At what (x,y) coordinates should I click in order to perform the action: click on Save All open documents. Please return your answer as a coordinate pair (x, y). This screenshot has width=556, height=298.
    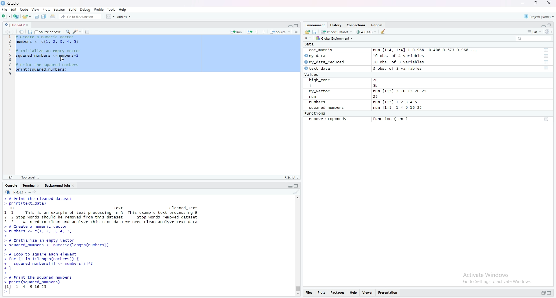
    Looking at the image, I should click on (44, 16).